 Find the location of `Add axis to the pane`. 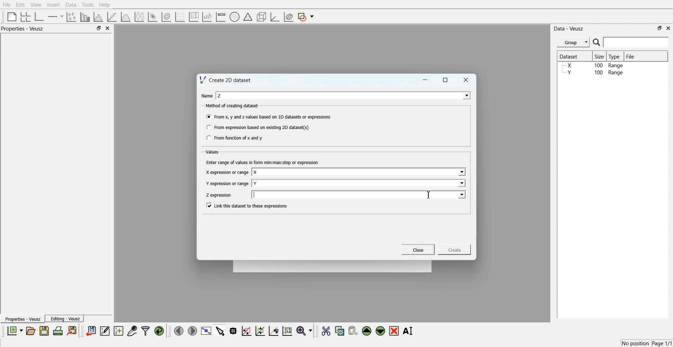

Add axis to the pane is located at coordinates (55, 17).